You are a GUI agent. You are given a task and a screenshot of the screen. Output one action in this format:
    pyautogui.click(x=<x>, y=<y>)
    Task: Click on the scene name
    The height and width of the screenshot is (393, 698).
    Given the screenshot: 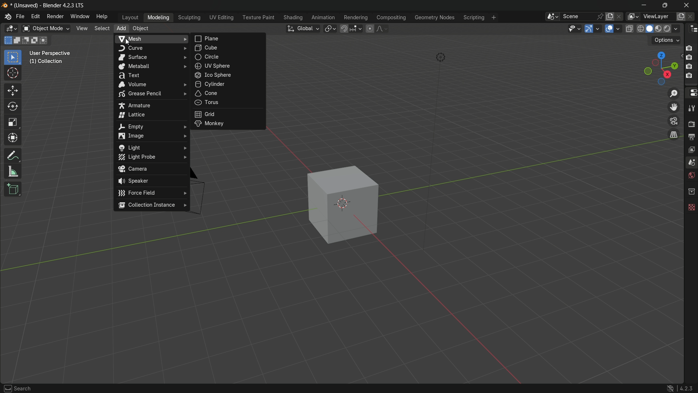 What is the action you would take?
    pyautogui.click(x=577, y=17)
    